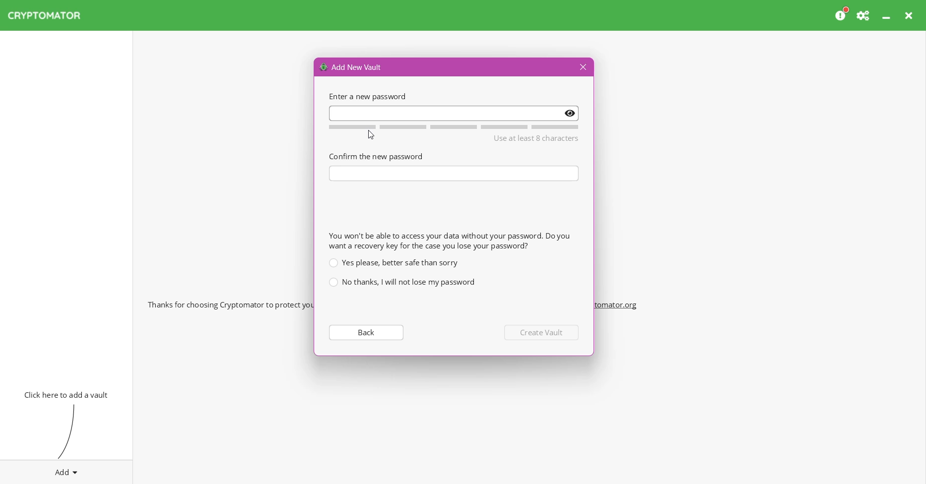  Describe the element at coordinates (582, 67) in the screenshot. I see `Close` at that location.